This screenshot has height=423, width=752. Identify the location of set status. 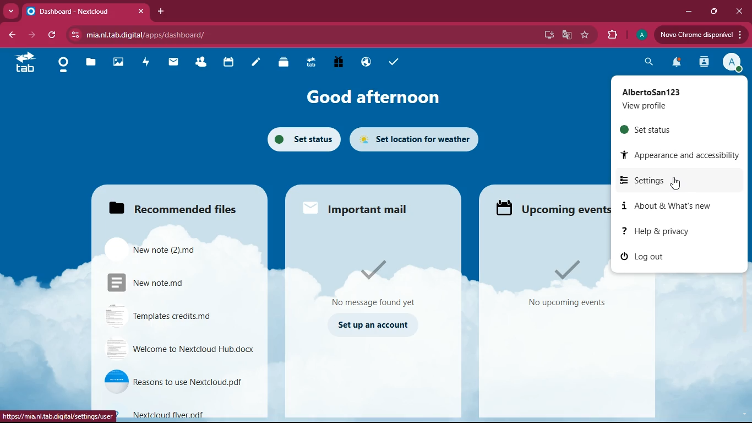
(299, 140).